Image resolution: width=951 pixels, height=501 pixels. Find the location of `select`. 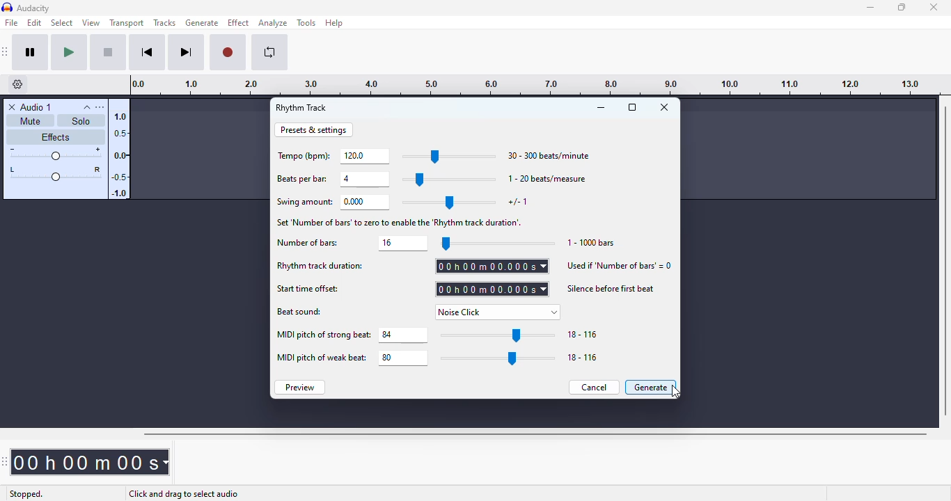

select is located at coordinates (62, 22).